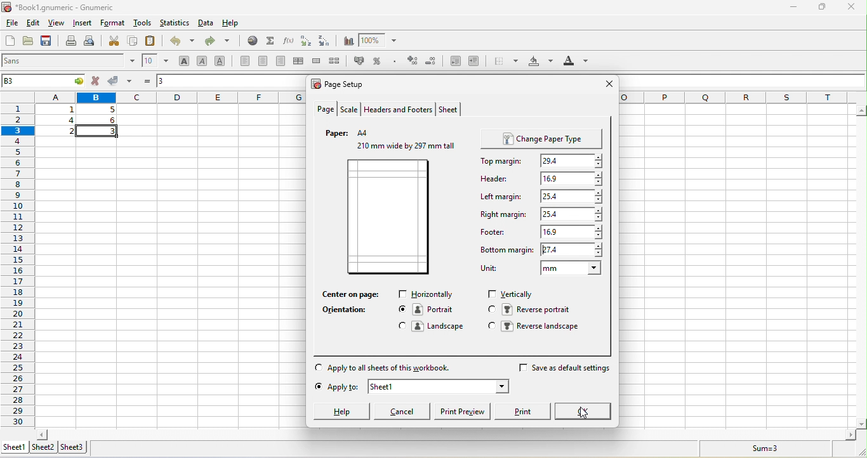 This screenshot has width=867, height=458. I want to click on headers and footers, so click(398, 108).